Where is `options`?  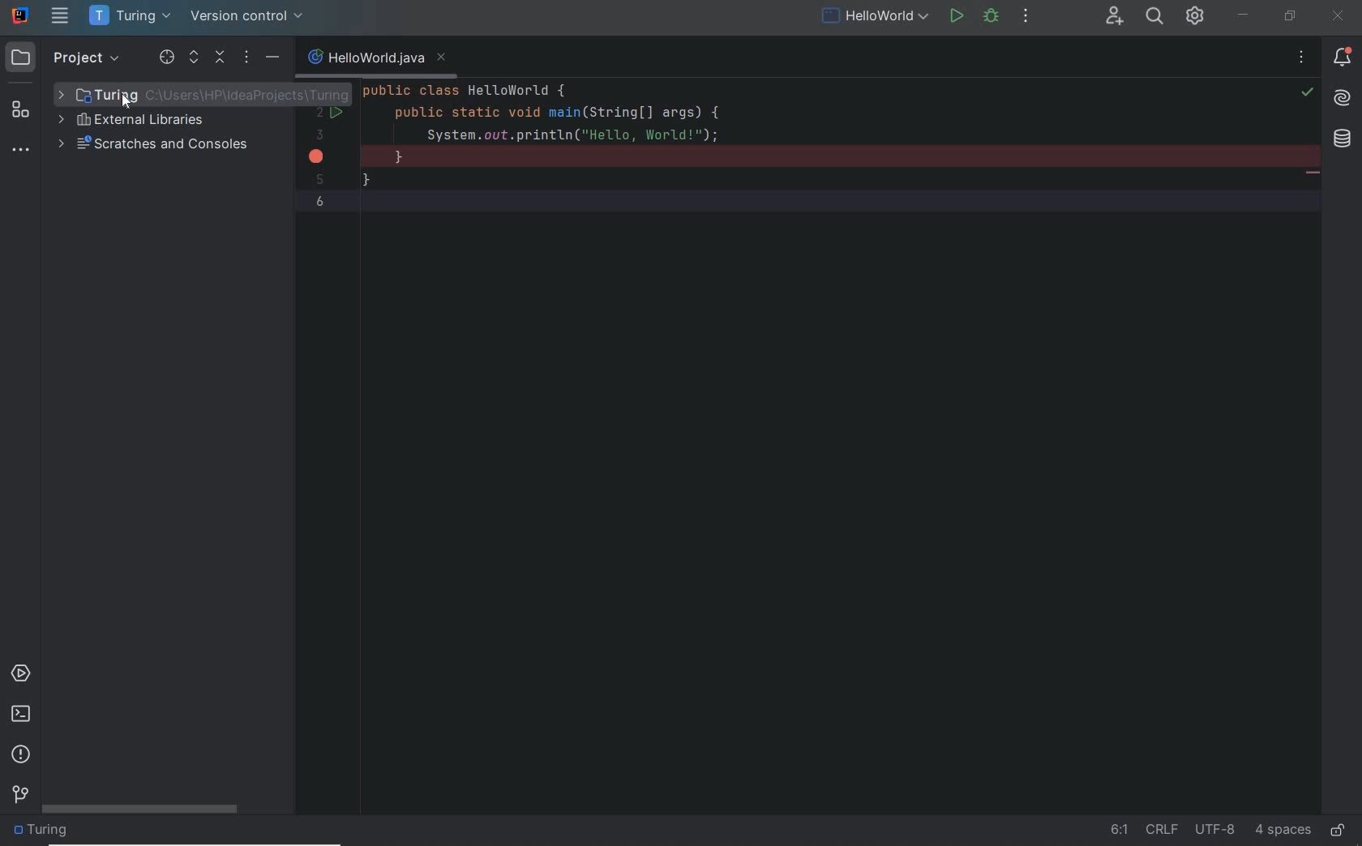 options is located at coordinates (249, 58).